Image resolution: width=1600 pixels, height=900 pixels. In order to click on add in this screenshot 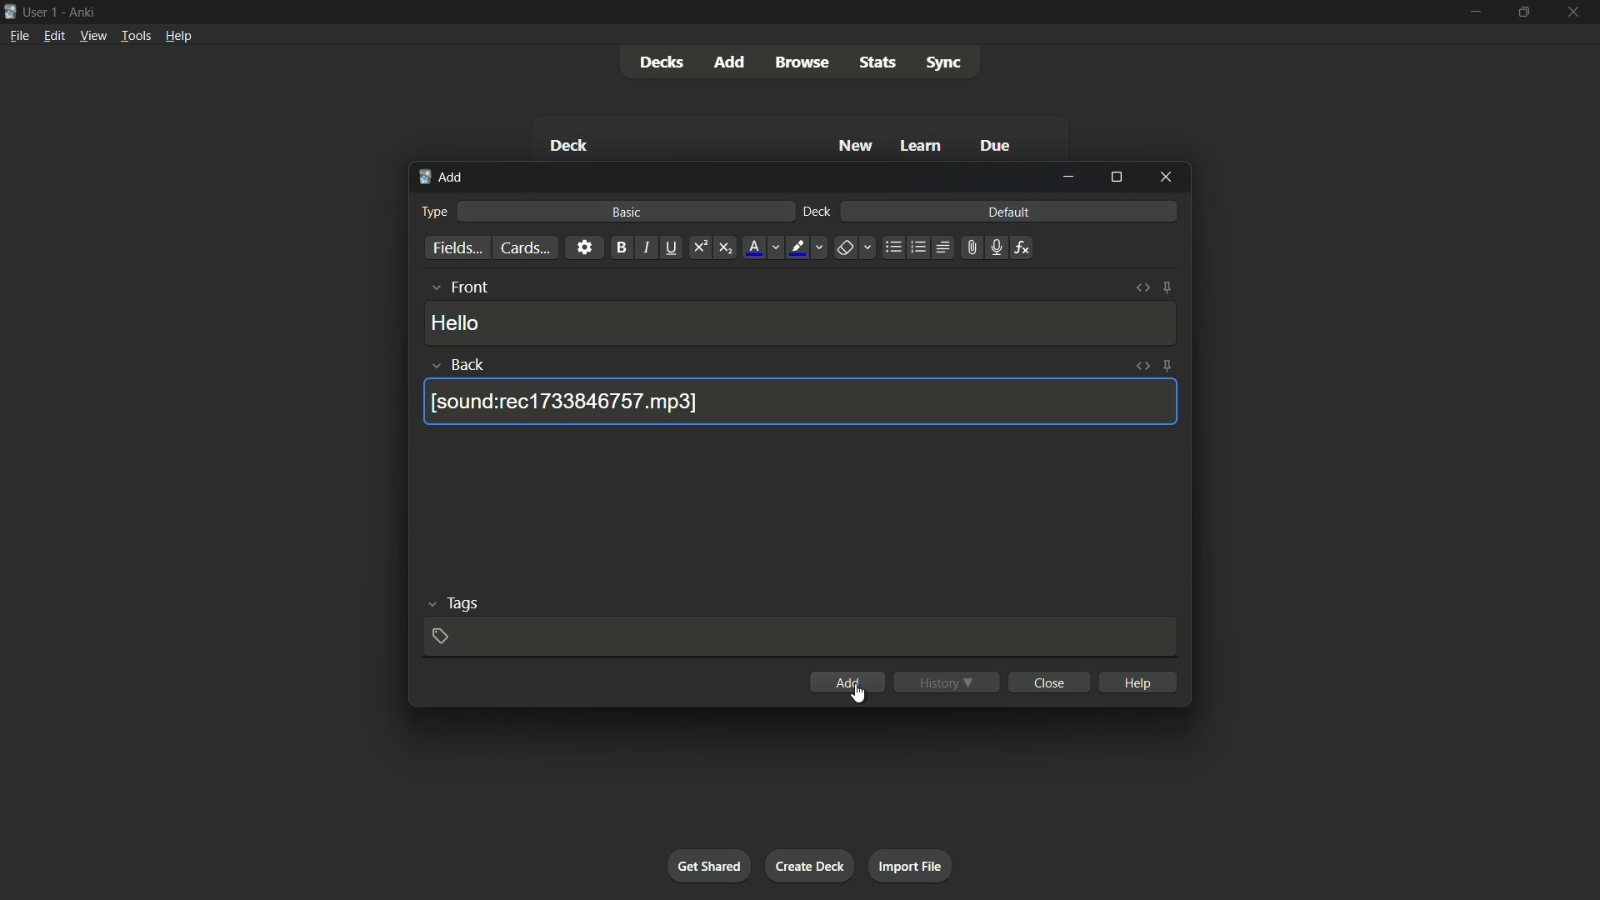, I will do `click(443, 178)`.